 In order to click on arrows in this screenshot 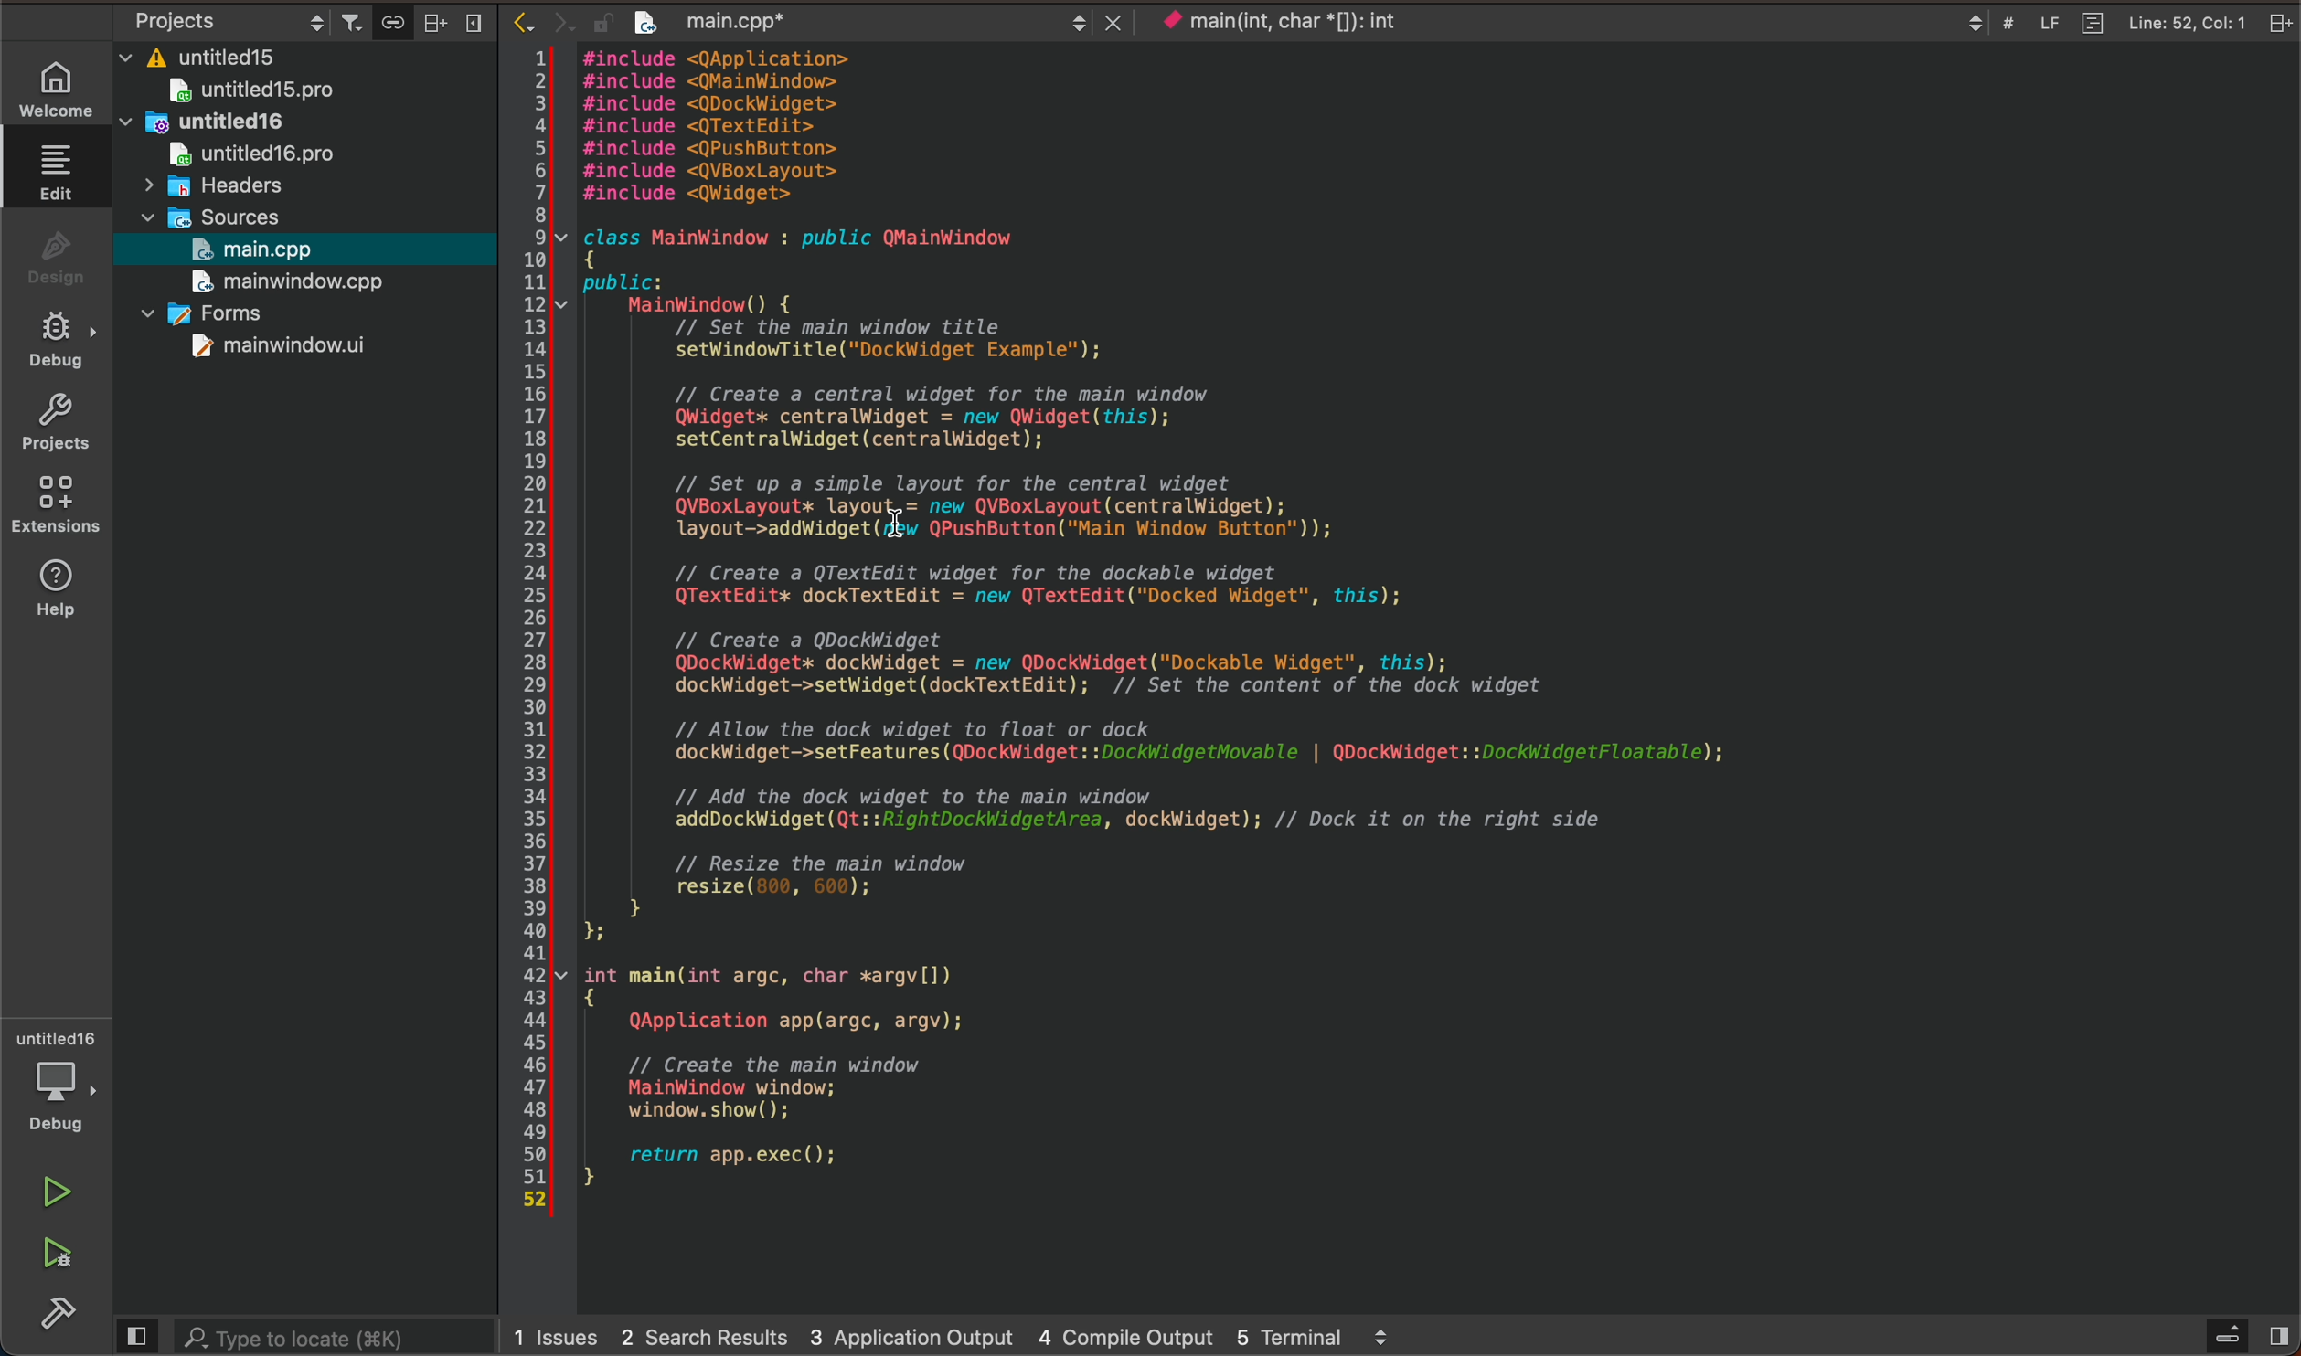, I will do `click(537, 24)`.